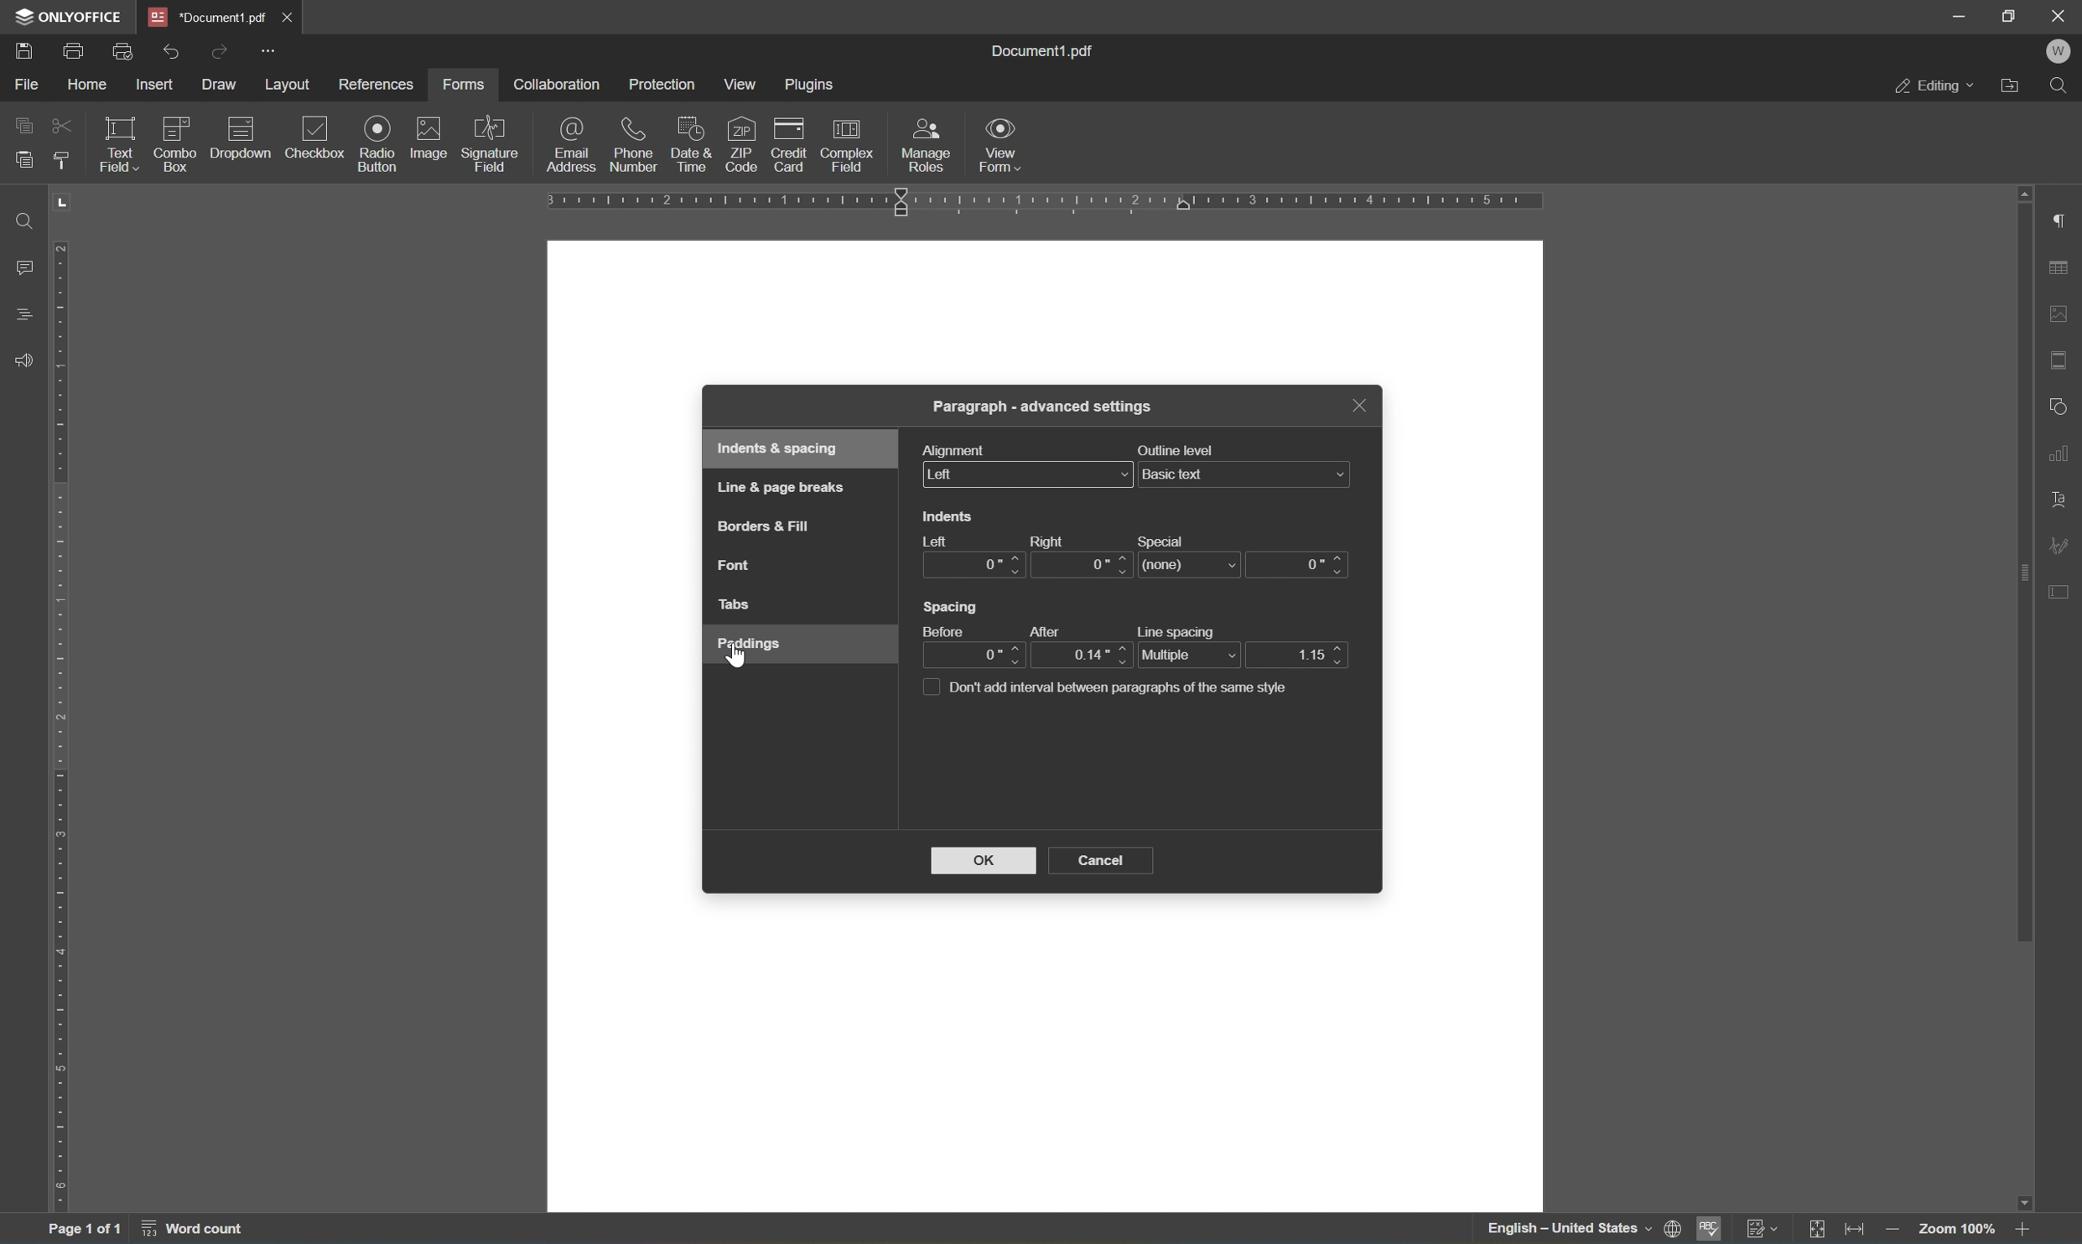 Image resolution: width=2082 pixels, height=1244 pixels. I want to click on forms, so click(469, 83).